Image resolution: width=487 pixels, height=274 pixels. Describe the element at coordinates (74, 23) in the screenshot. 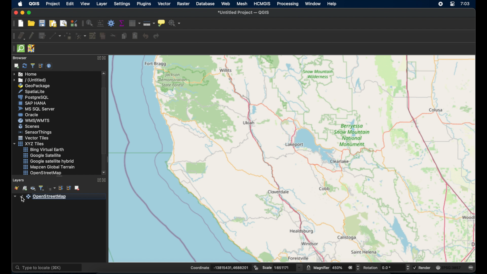

I see `style manager` at that location.